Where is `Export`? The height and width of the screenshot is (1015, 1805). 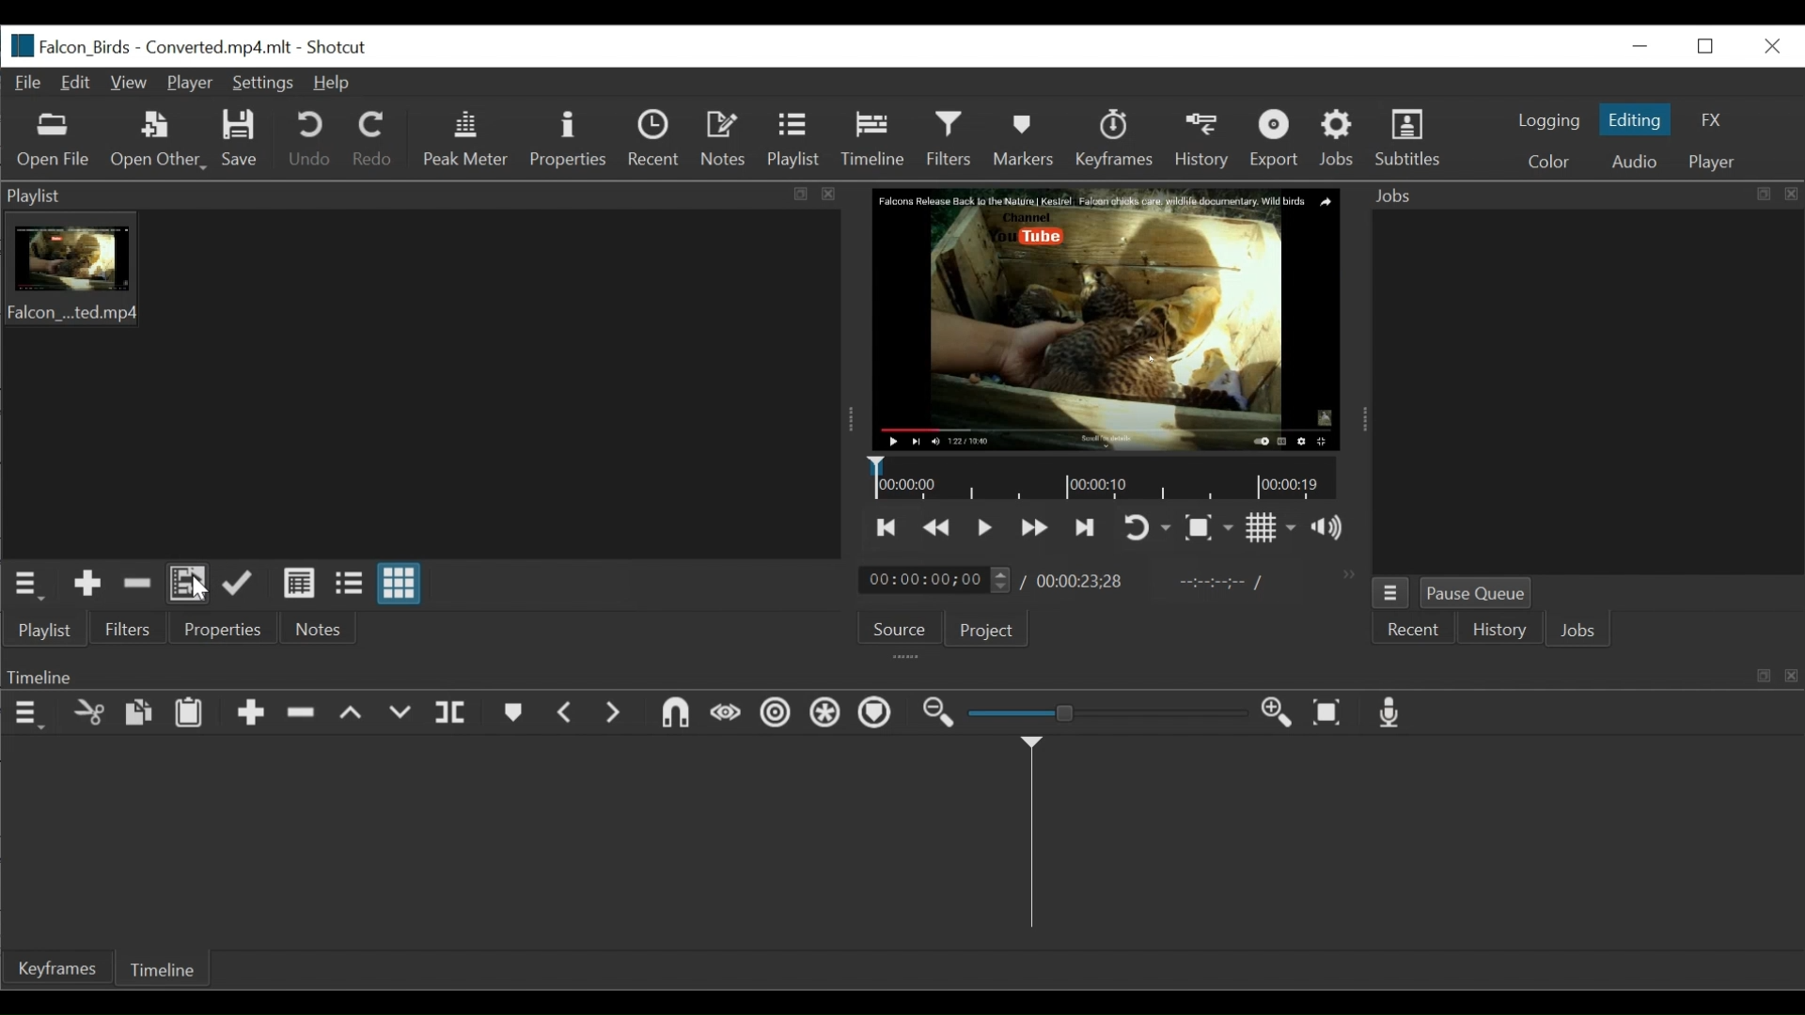
Export is located at coordinates (1278, 139).